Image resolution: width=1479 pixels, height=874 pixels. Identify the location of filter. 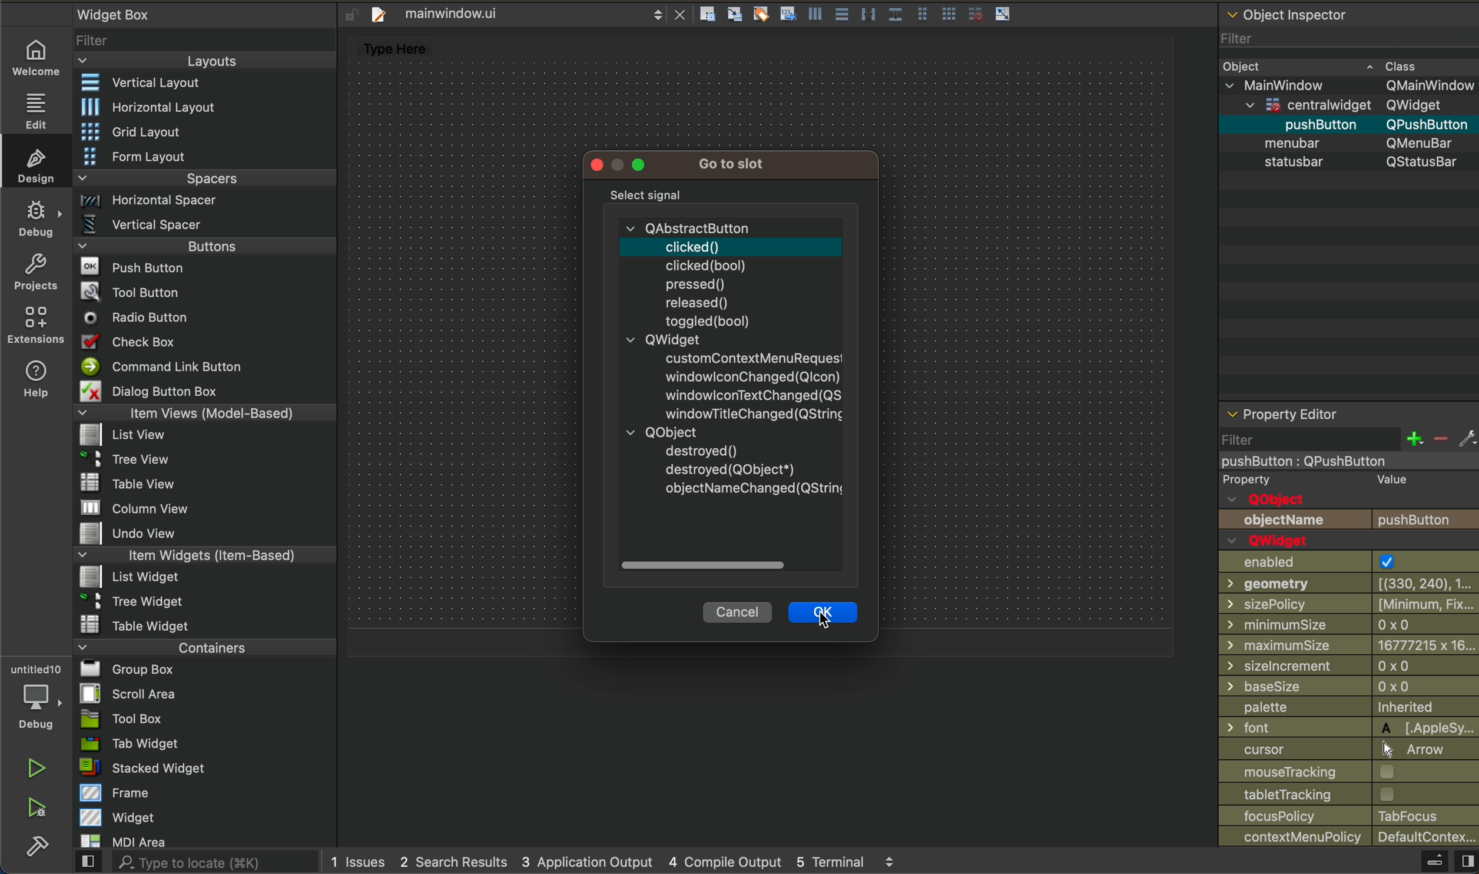
(207, 39).